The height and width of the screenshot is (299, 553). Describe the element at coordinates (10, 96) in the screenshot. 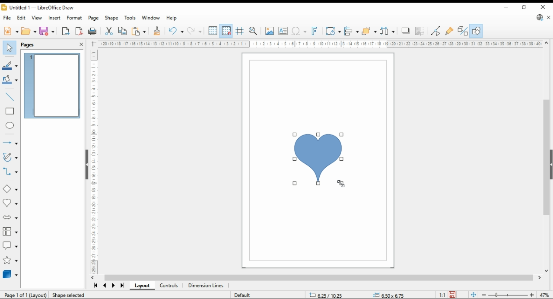

I see `insert line` at that location.